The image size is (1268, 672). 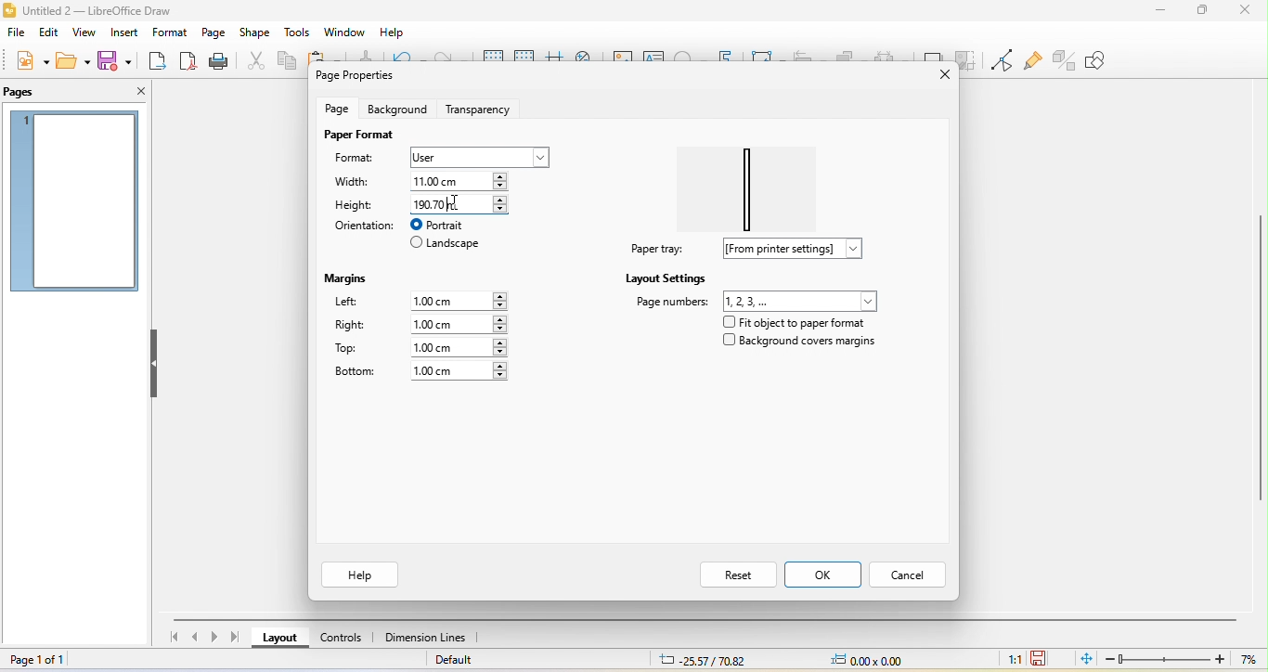 I want to click on background, so click(x=396, y=109).